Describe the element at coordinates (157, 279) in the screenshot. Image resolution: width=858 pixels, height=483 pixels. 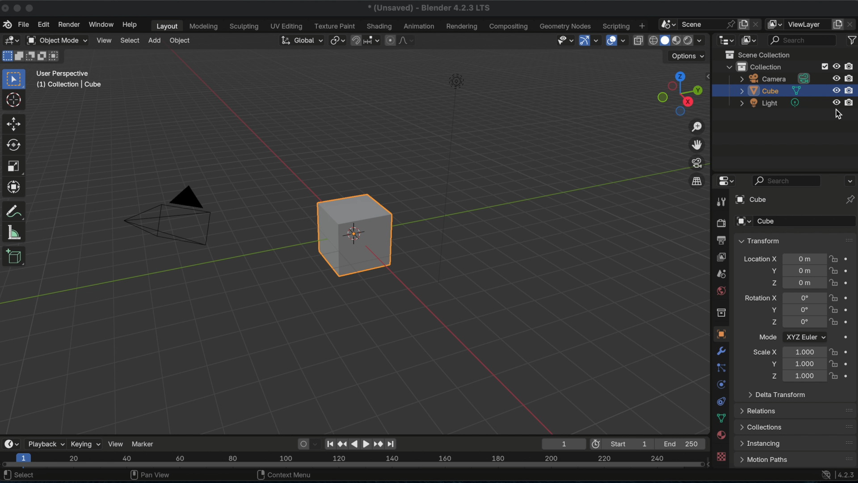
I see `Y Axis` at that location.